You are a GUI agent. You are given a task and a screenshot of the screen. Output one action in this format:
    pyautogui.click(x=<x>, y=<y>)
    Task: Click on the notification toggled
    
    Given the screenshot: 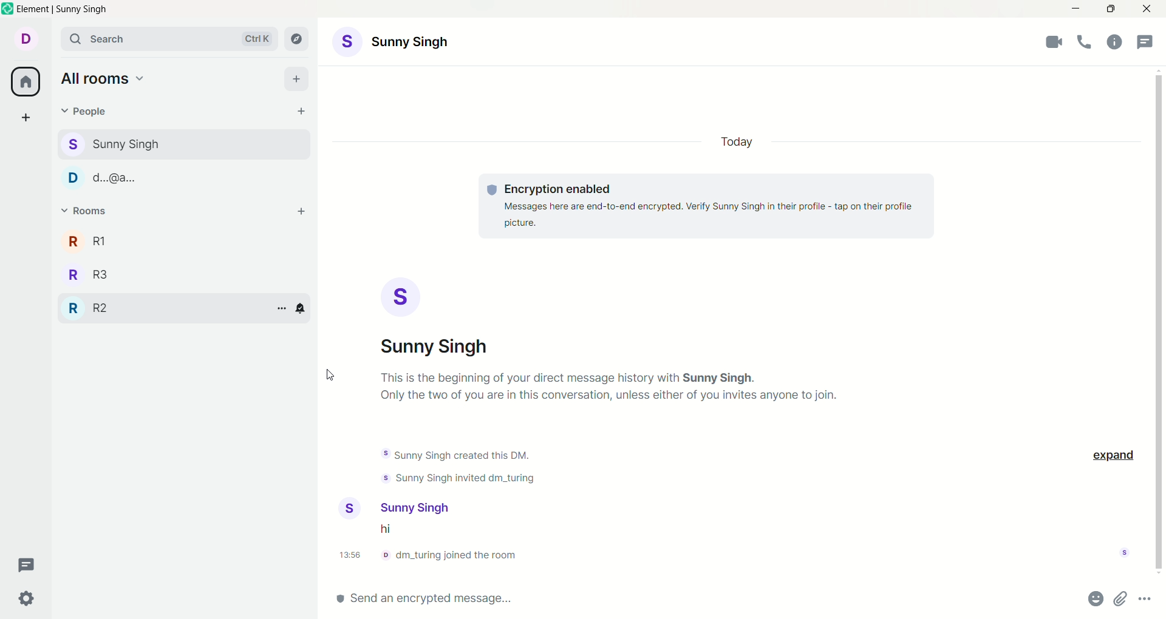 What is the action you would take?
    pyautogui.click(x=300, y=309)
    